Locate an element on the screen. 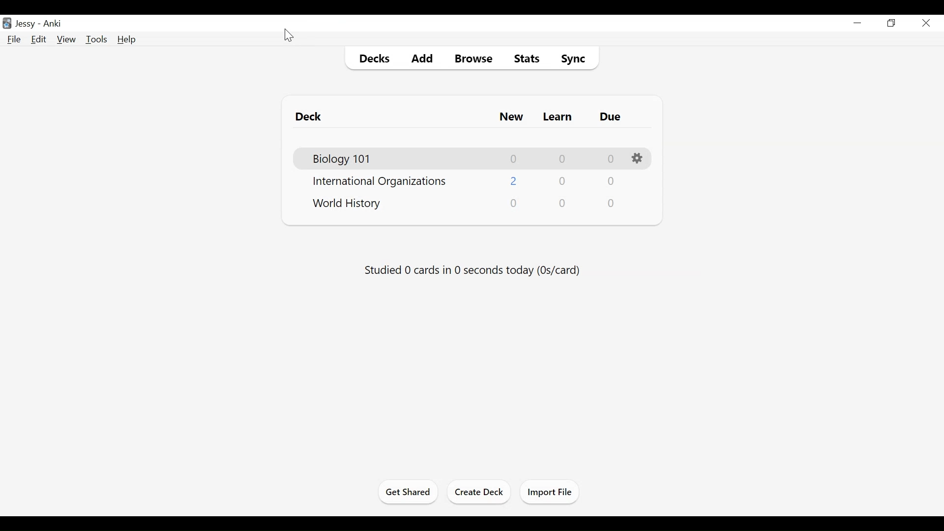  Help is located at coordinates (128, 39).